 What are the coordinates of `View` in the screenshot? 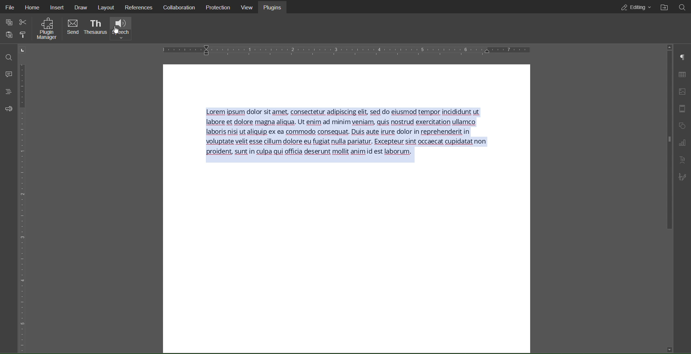 It's located at (250, 7).